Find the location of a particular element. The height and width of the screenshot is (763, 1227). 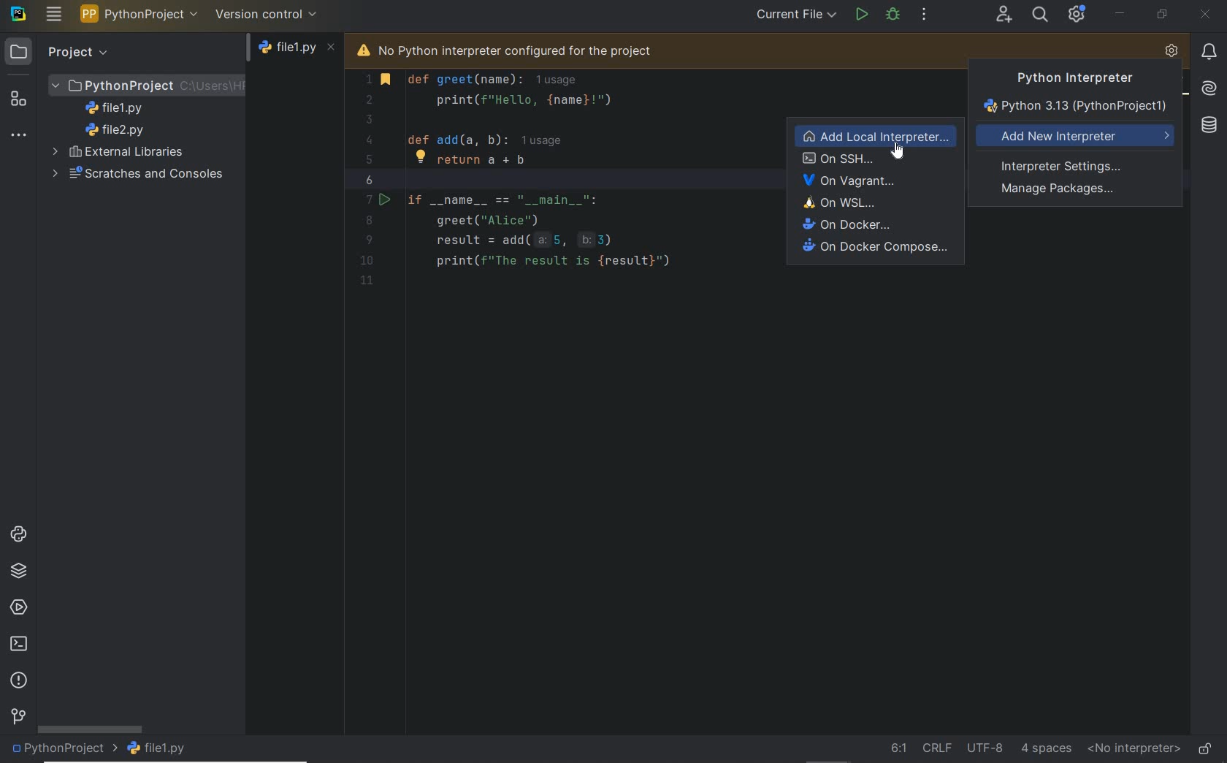

python consoles is located at coordinates (17, 534).